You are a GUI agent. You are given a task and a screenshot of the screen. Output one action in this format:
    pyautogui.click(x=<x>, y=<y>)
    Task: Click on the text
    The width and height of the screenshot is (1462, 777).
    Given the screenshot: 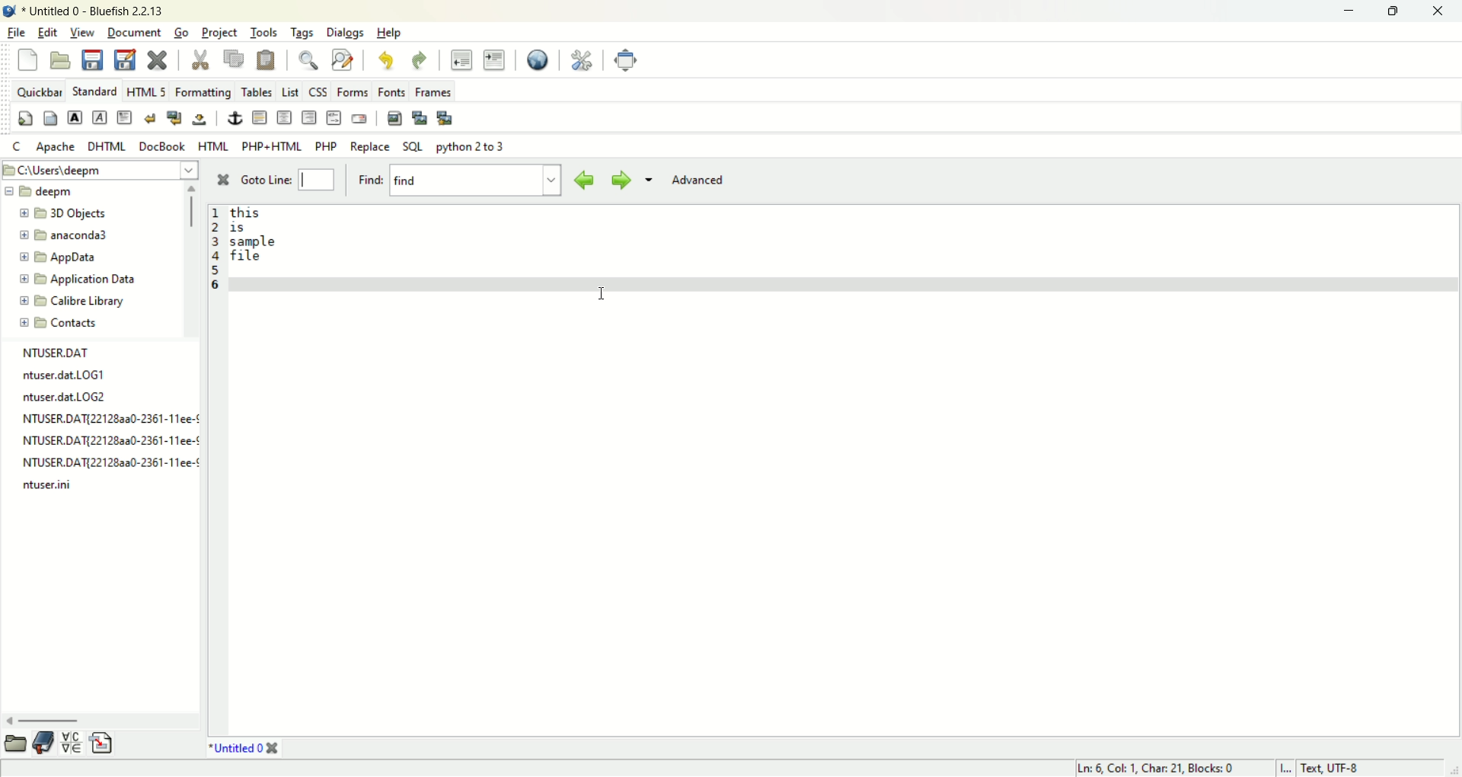 What is the action you would take?
    pyautogui.click(x=257, y=238)
    